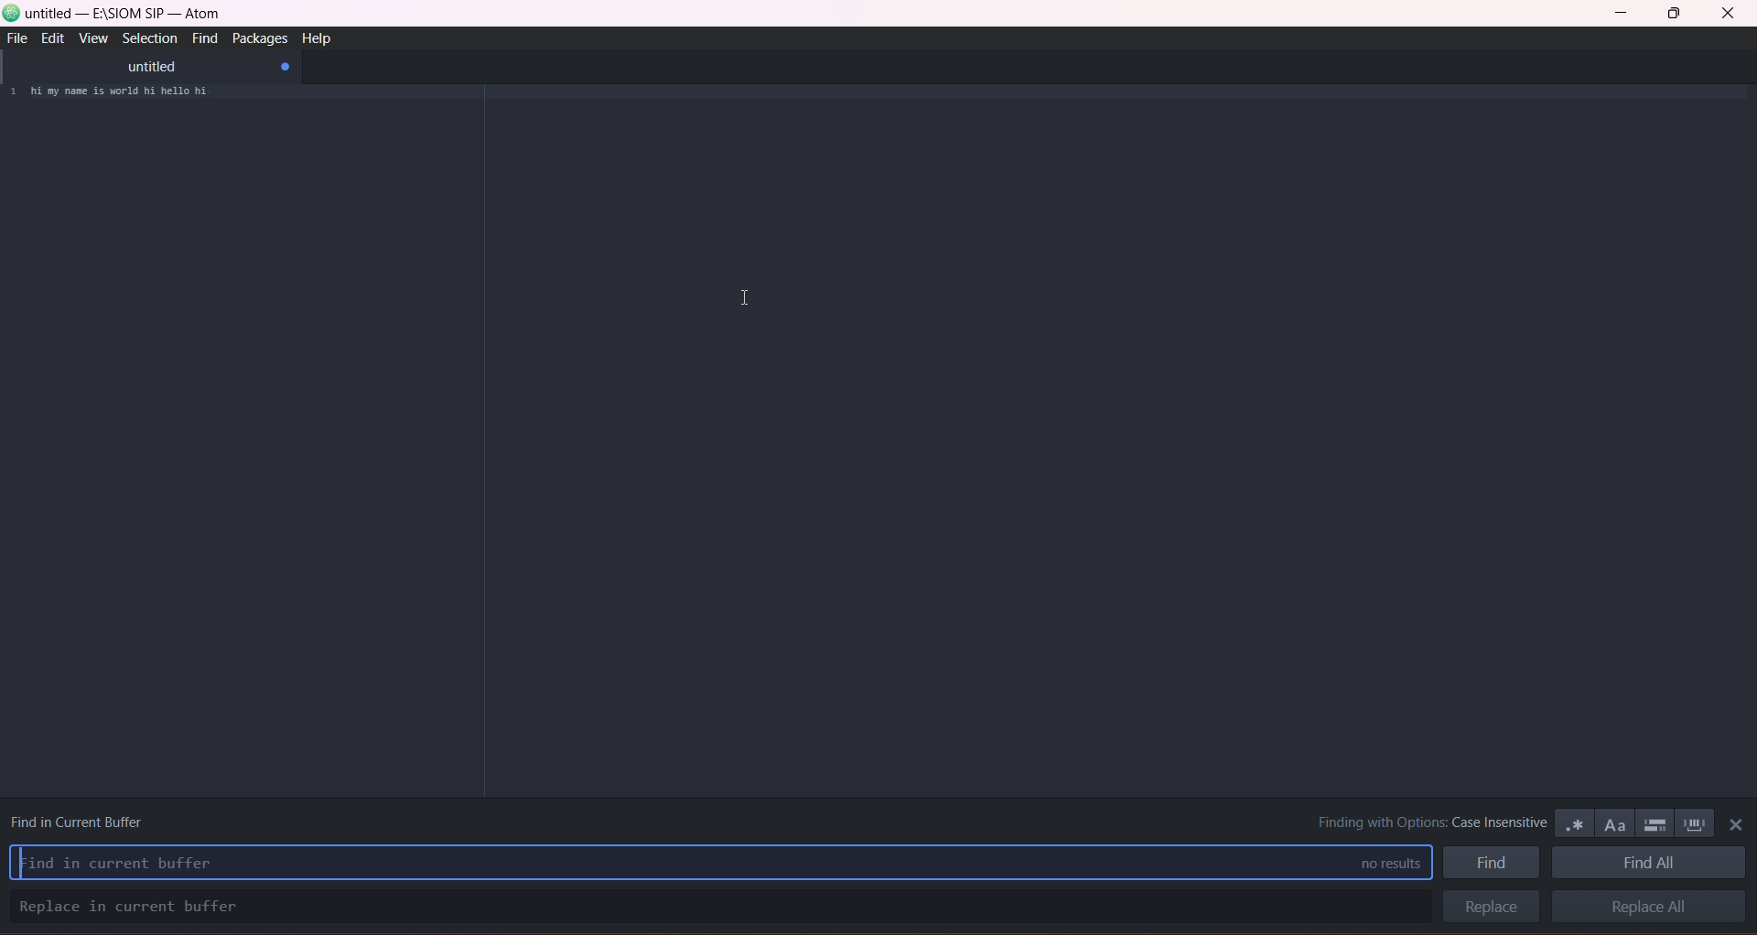  I want to click on replace type area, so click(715, 907).